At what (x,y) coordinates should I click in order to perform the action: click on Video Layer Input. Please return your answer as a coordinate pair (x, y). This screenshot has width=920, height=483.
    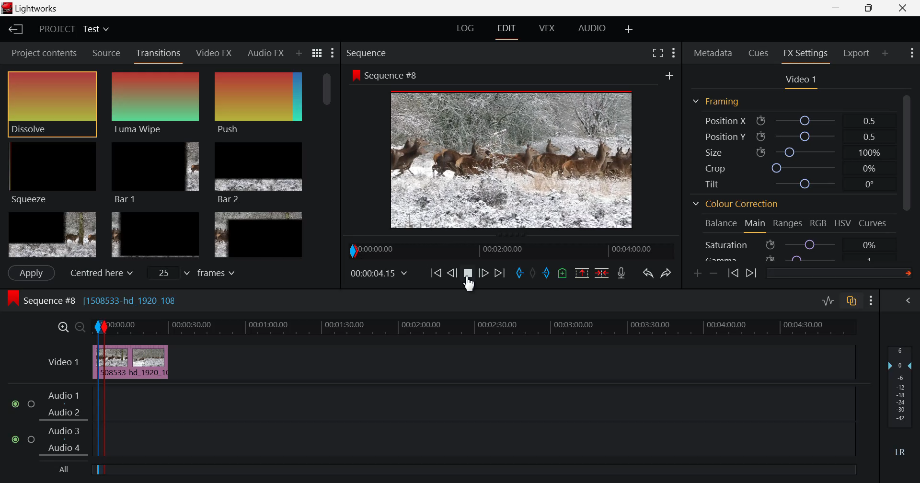
    Looking at the image, I should click on (61, 364).